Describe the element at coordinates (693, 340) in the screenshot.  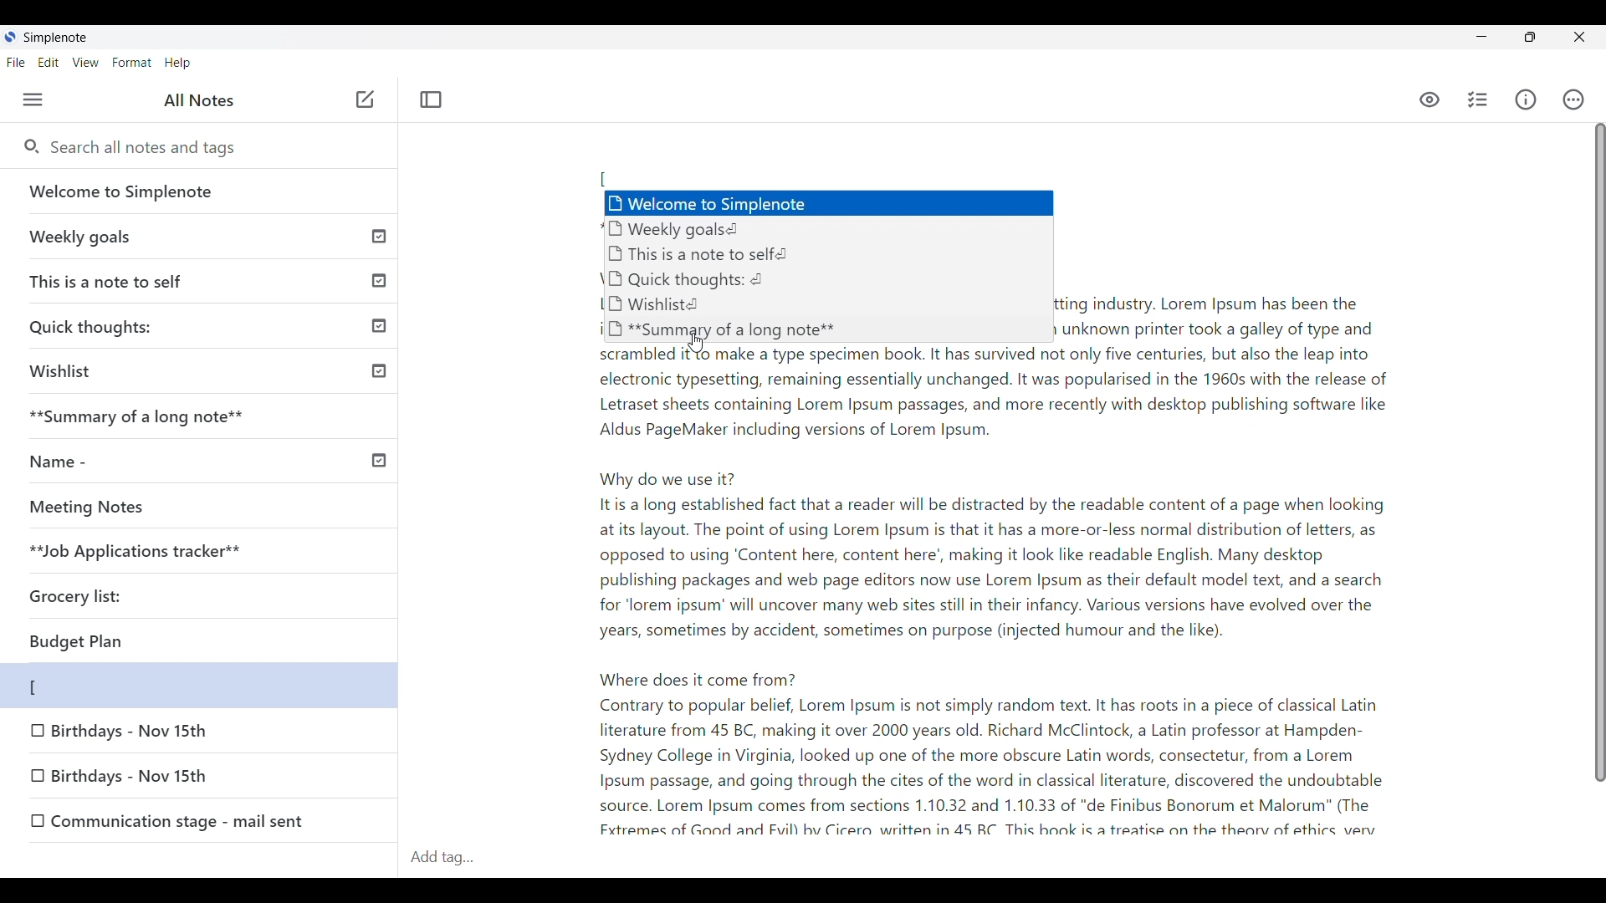
I see `Cursor` at that location.